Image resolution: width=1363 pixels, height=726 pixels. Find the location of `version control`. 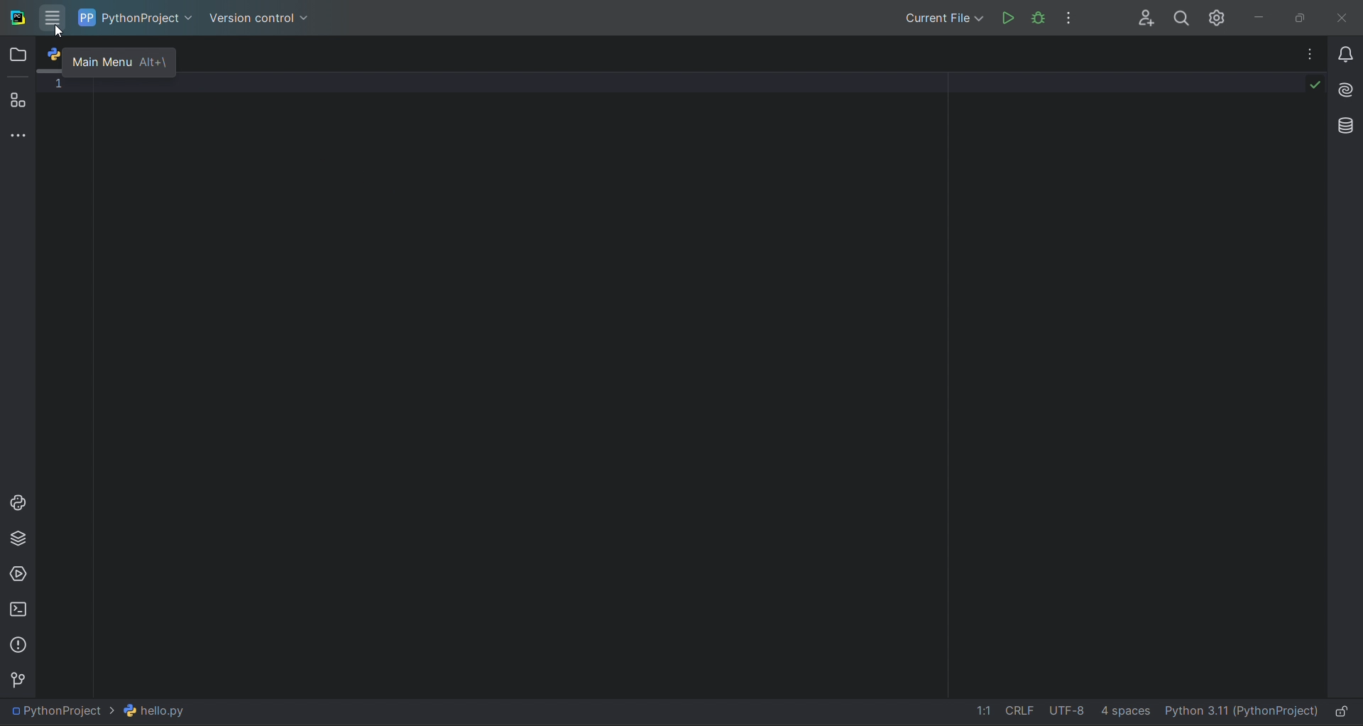

version control is located at coordinates (21, 678).